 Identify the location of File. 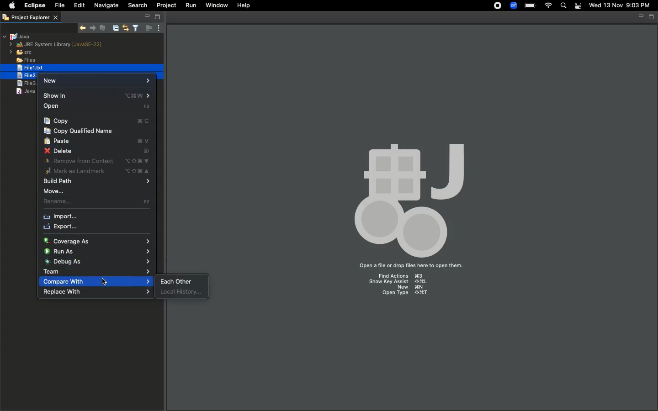
(59, 5).